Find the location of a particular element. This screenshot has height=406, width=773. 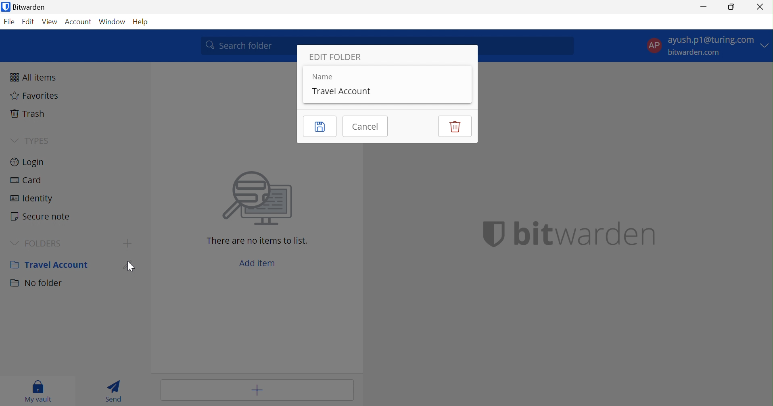

No folder is located at coordinates (36, 285).